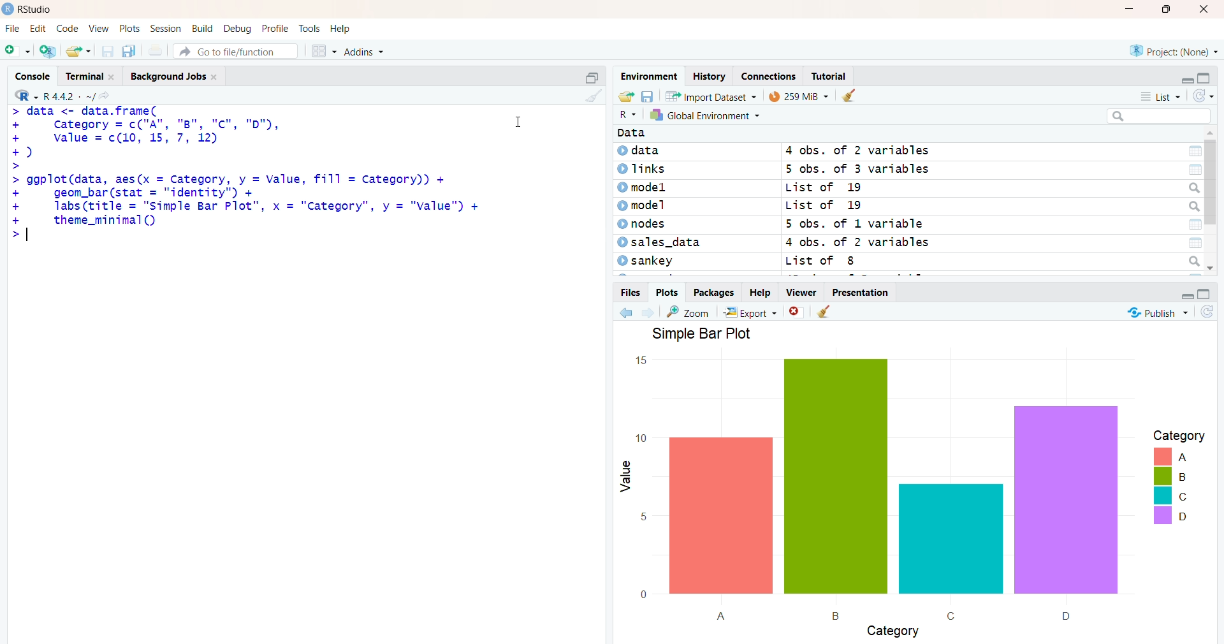 The width and height of the screenshot is (1224, 644). What do you see at coordinates (78, 50) in the screenshot?
I see `open an existing file` at bounding box center [78, 50].